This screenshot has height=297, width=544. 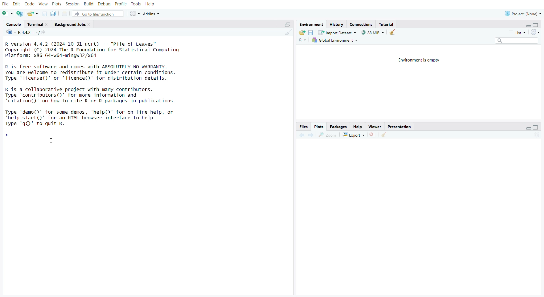 What do you see at coordinates (337, 33) in the screenshot?
I see `import dataset` at bounding box center [337, 33].